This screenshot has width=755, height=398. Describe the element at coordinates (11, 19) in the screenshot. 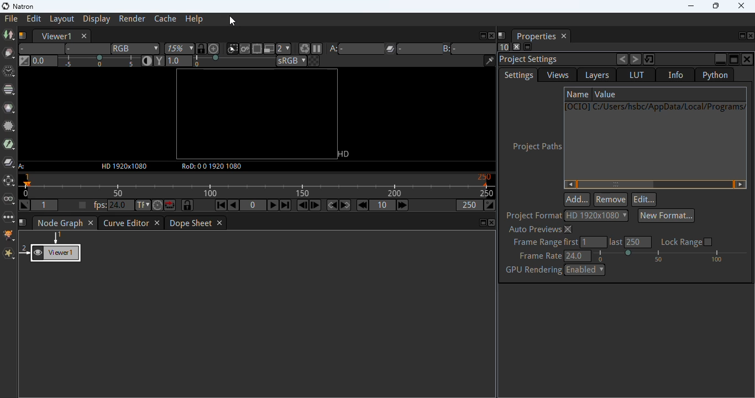

I see `file` at that location.